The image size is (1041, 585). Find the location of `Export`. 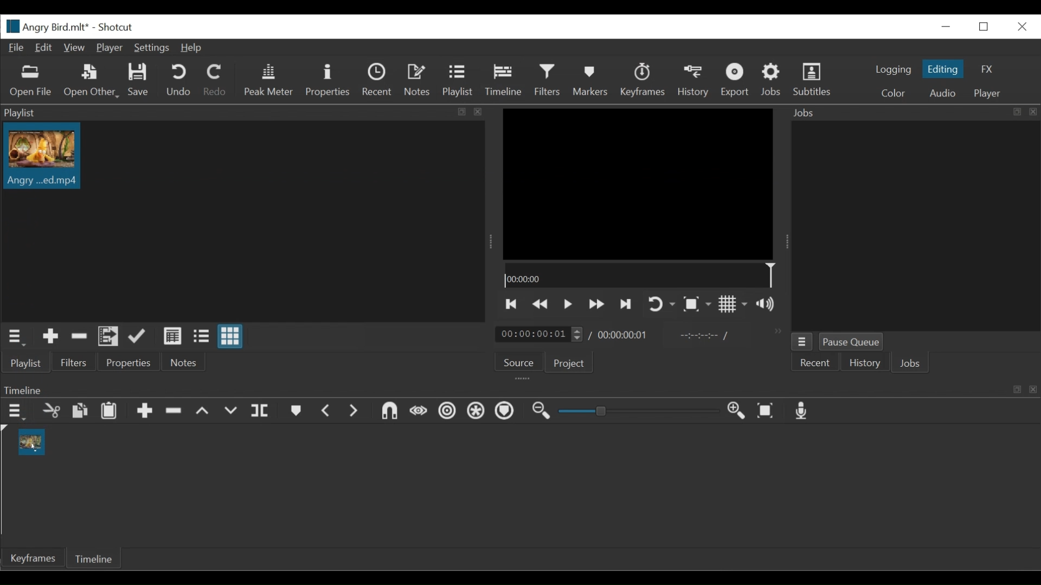

Export is located at coordinates (736, 81).